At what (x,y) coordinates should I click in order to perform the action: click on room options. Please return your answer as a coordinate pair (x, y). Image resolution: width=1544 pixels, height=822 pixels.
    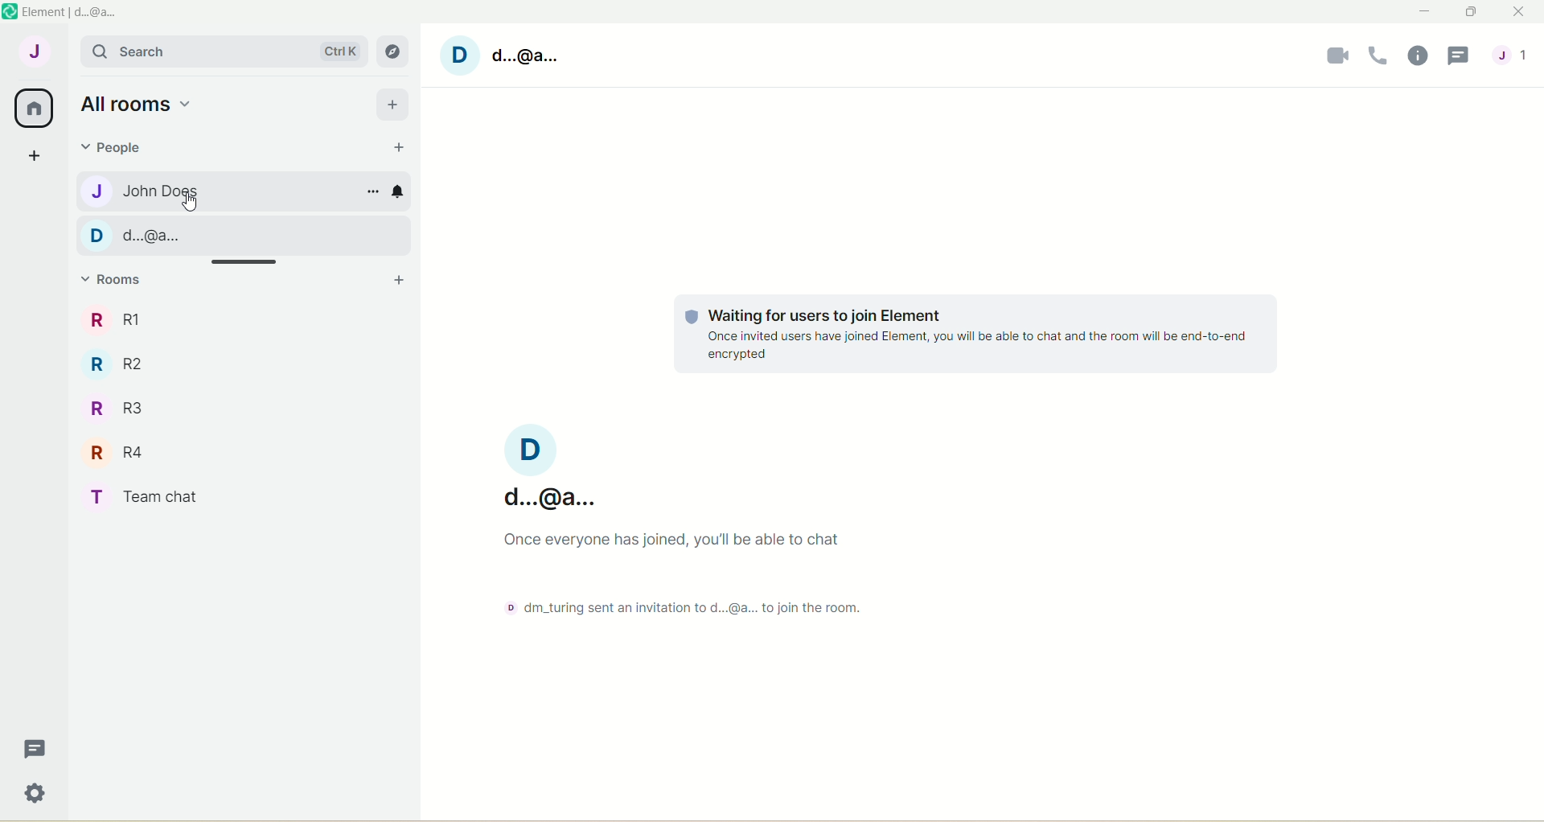
    Looking at the image, I should click on (370, 194).